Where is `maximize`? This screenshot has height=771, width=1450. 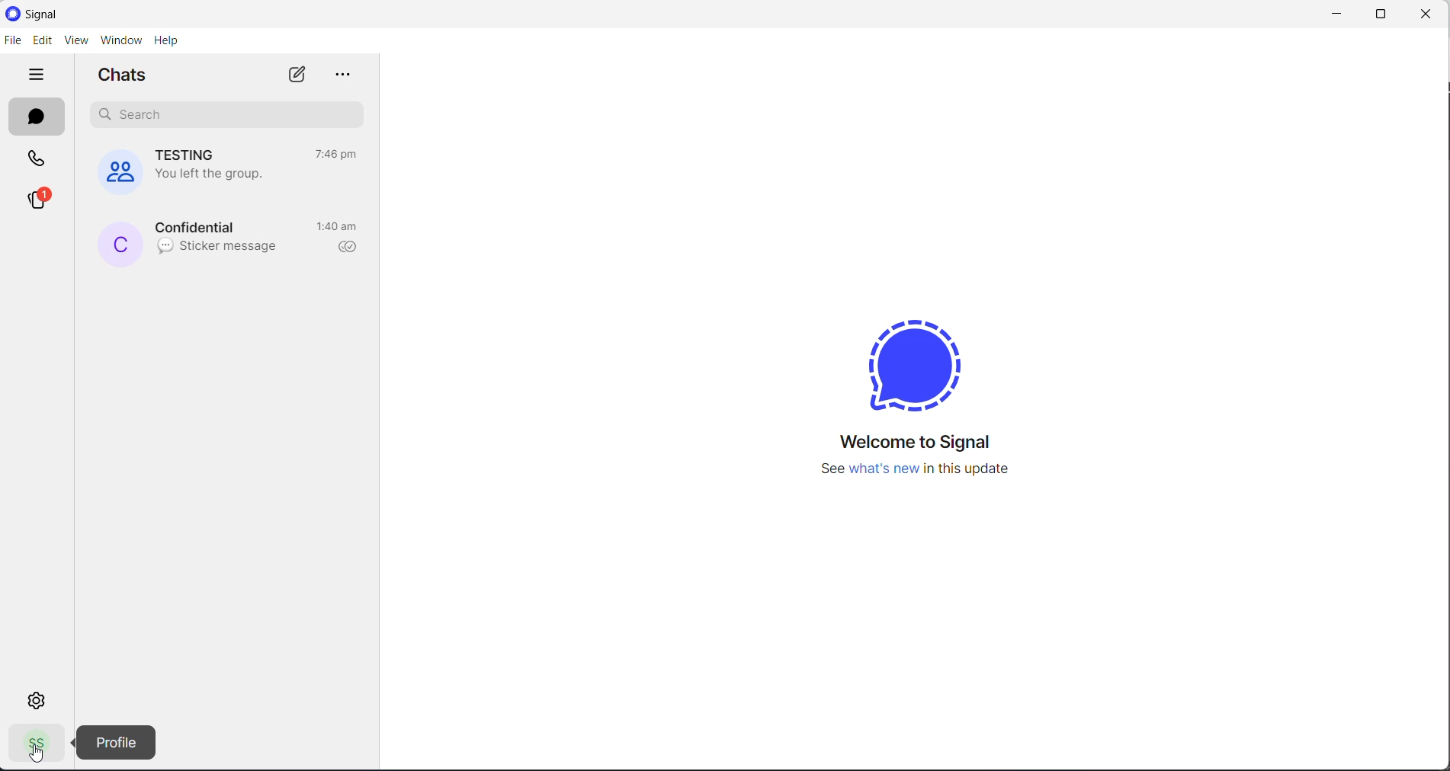 maximize is located at coordinates (1377, 14).